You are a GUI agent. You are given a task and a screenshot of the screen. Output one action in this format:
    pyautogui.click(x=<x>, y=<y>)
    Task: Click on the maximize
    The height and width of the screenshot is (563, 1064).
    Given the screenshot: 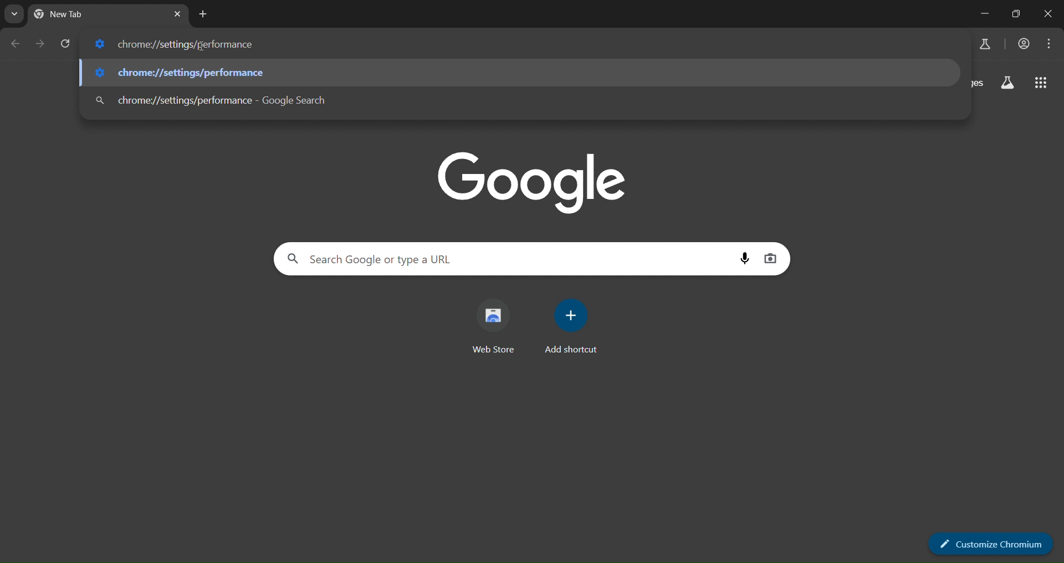 What is the action you would take?
    pyautogui.click(x=1016, y=14)
    